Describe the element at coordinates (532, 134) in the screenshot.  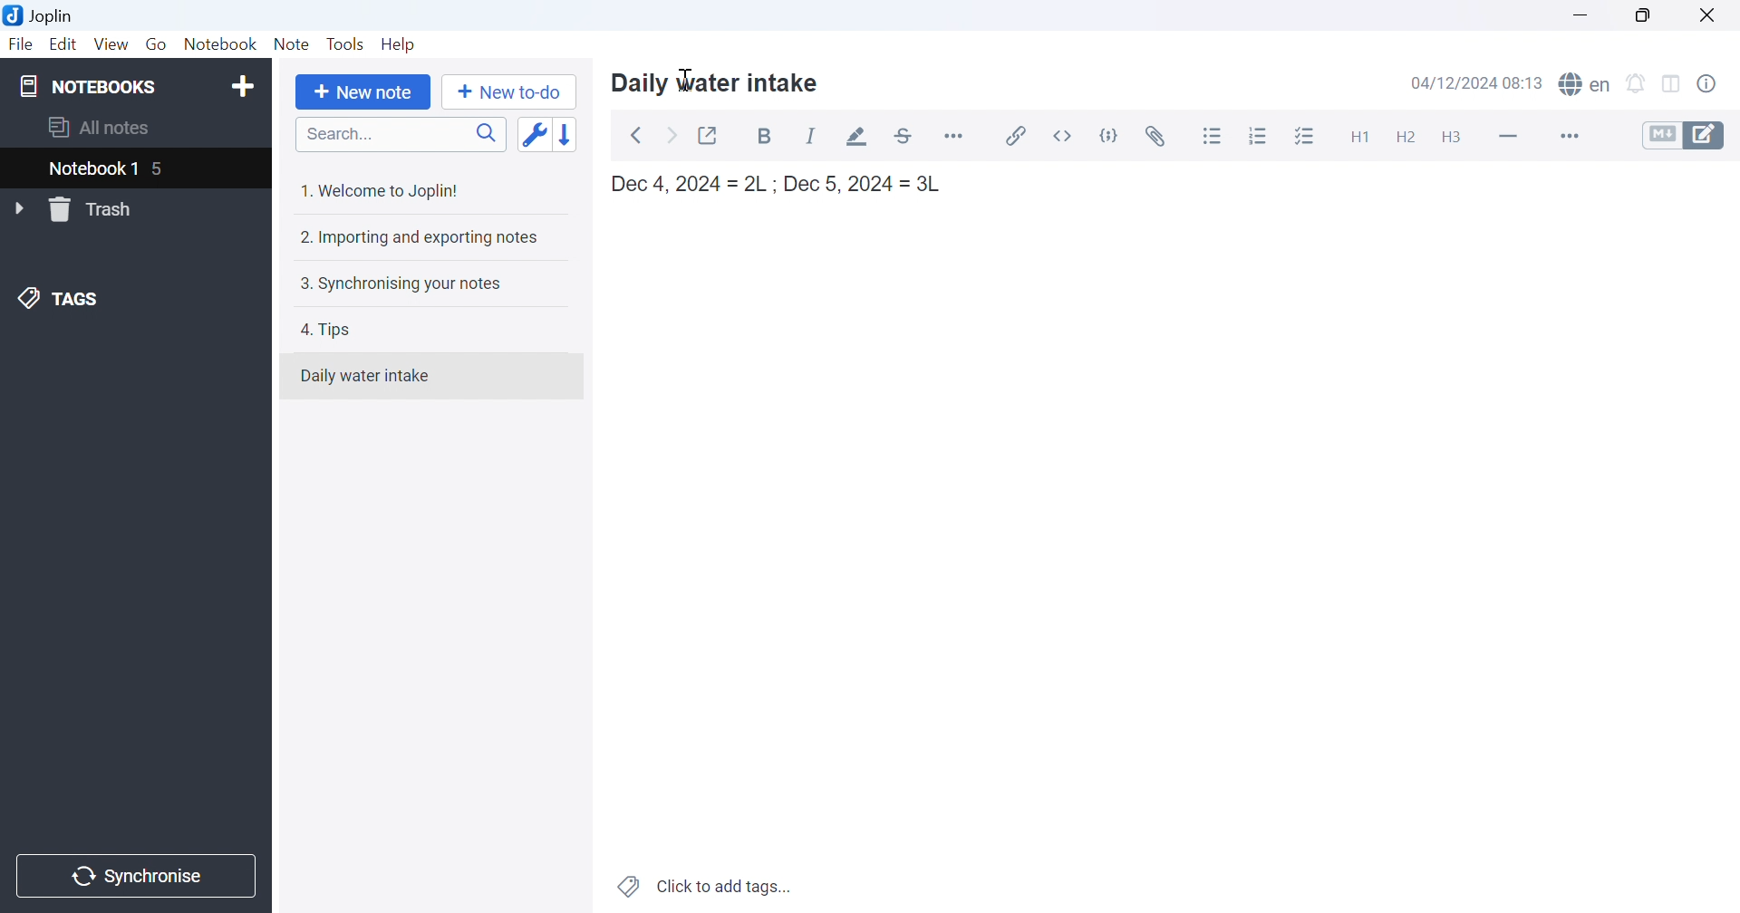
I see `Toggle sort order field` at that location.